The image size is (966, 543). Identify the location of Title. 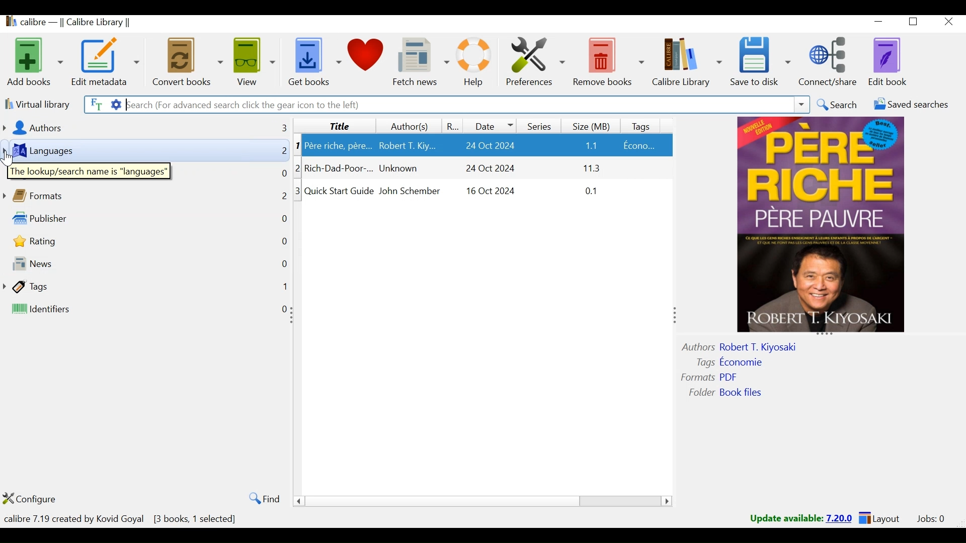
(334, 125).